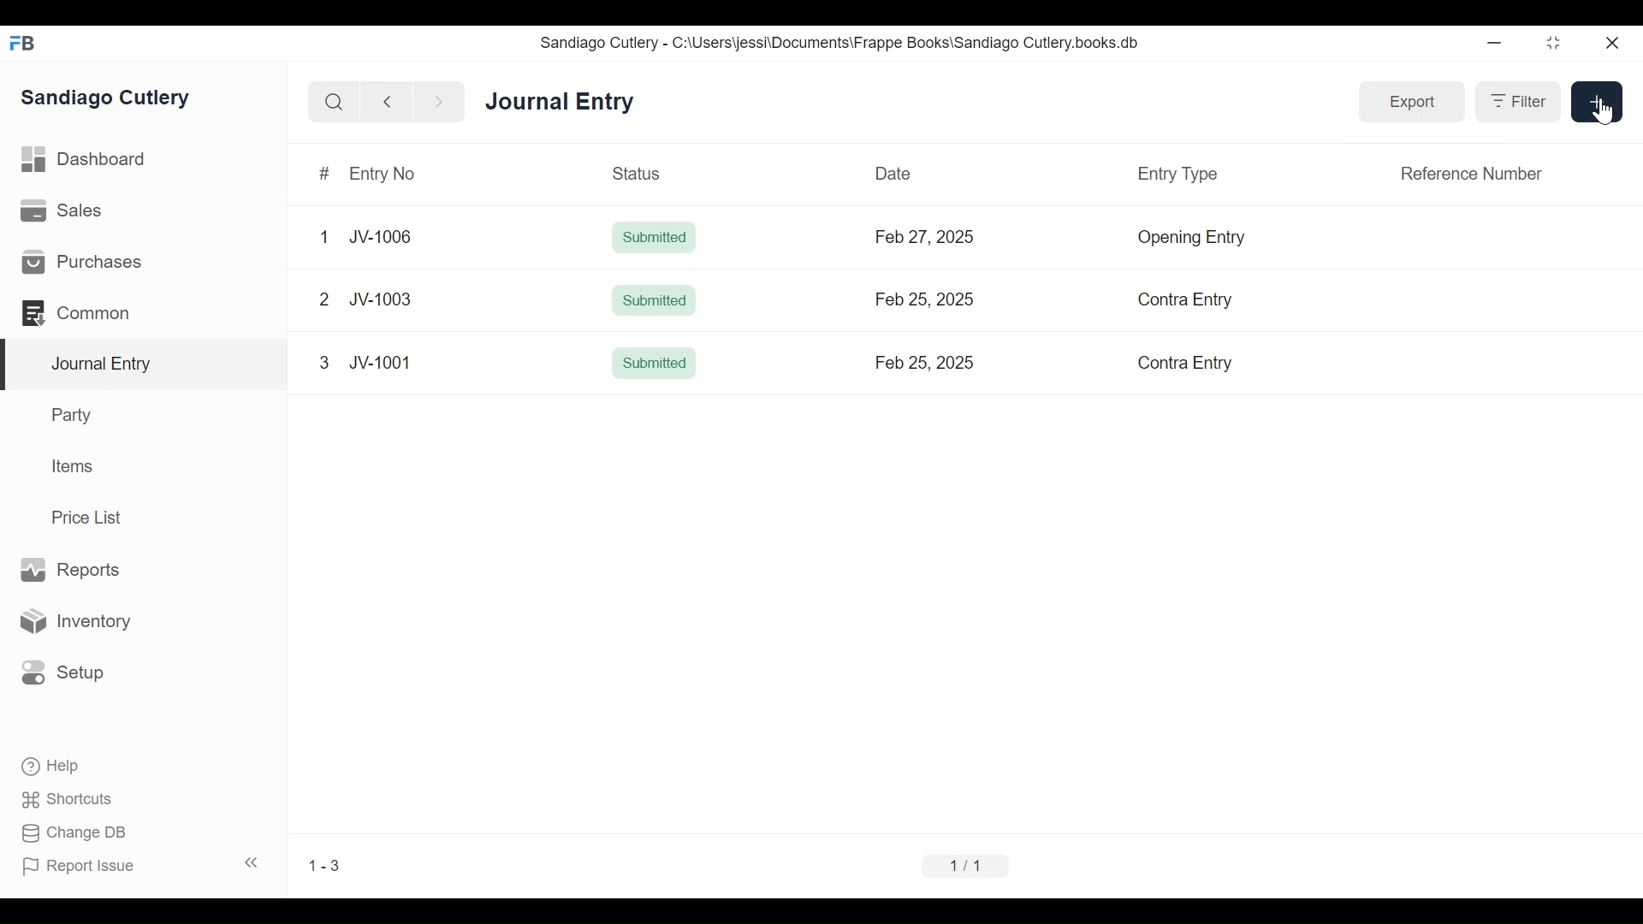  Describe the element at coordinates (893, 173) in the screenshot. I see `Date` at that location.